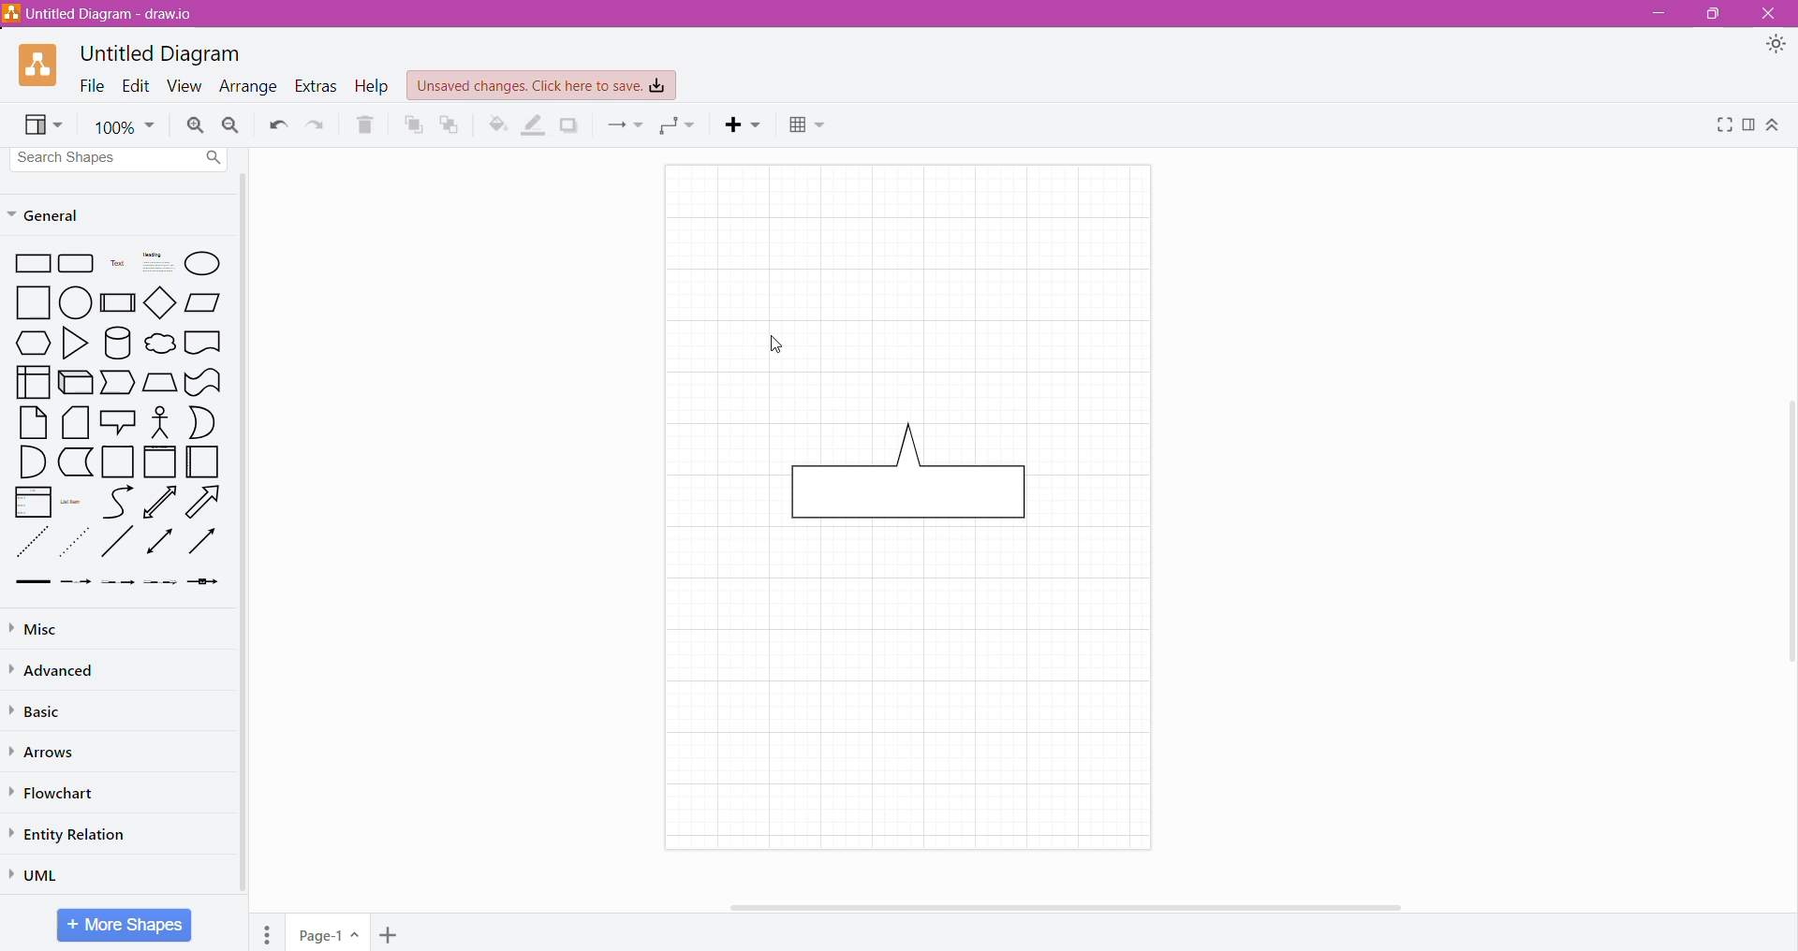 The width and height of the screenshot is (1798, 951). What do you see at coordinates (119, 383) in the screenshot?
I see `Trapezoid ` at bounding box center [119, 383].